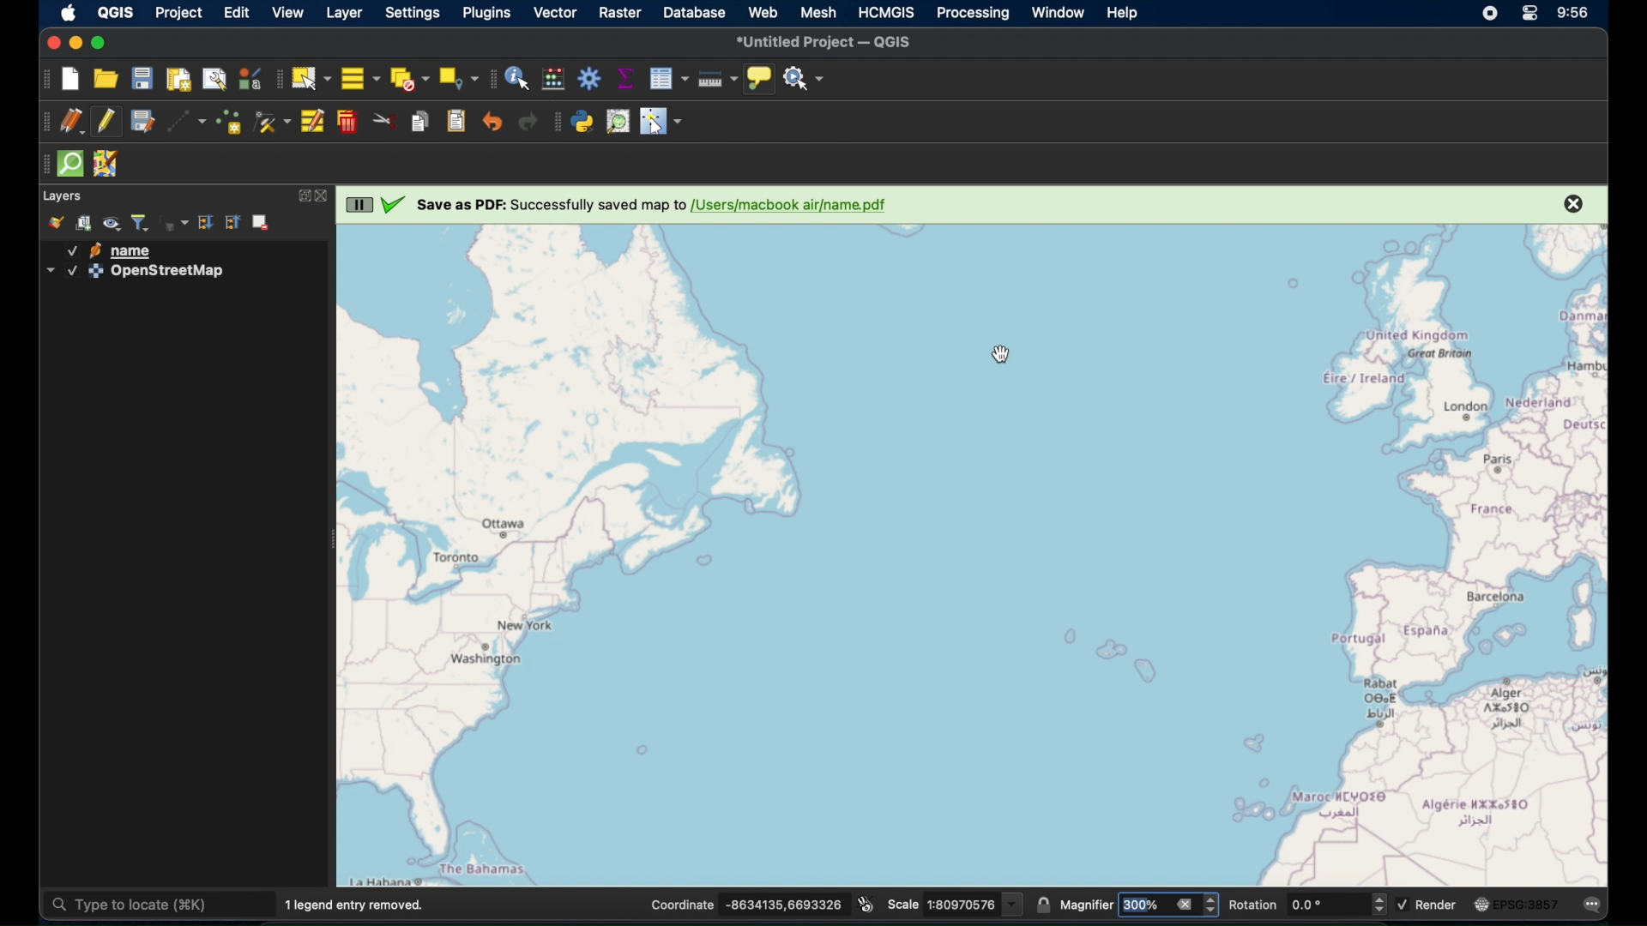 The height and width of the screenshot is (926, 1647). I want to click on show layout manager, so click(215, 78).